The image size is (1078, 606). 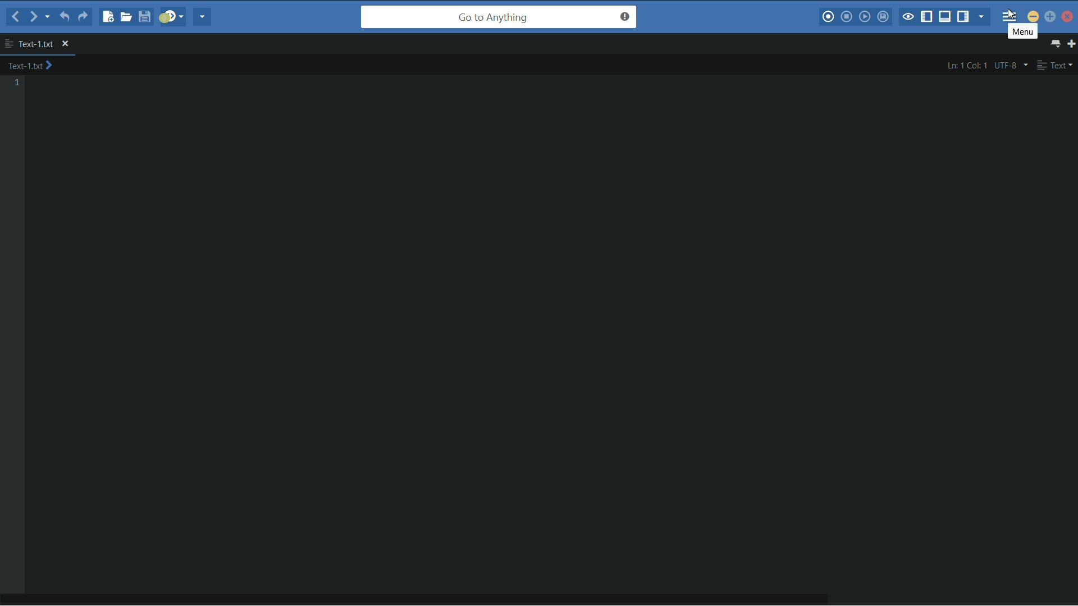 I want to click on text-1.txt, so click(x=30, y=66).